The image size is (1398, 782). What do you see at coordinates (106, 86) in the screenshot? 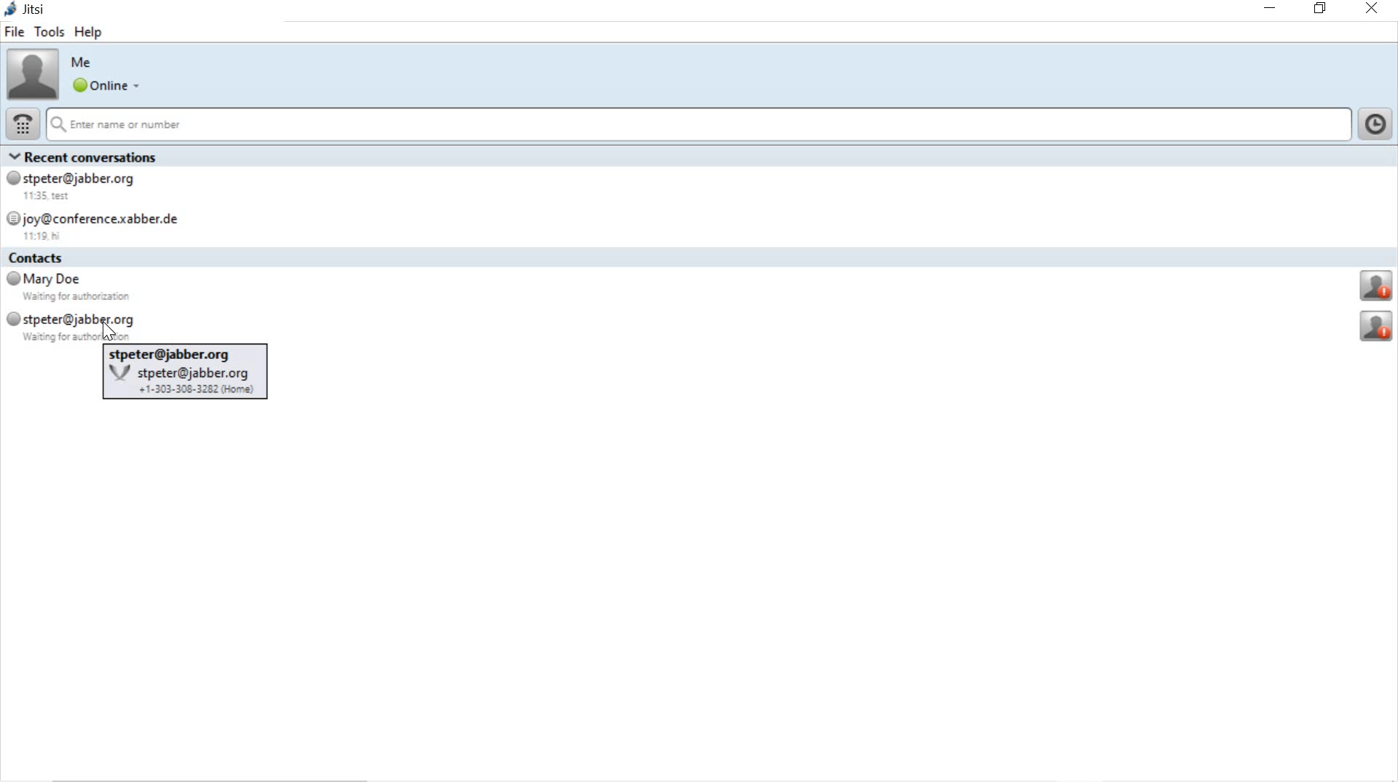
I see `online` at bounding box center [106, 86].